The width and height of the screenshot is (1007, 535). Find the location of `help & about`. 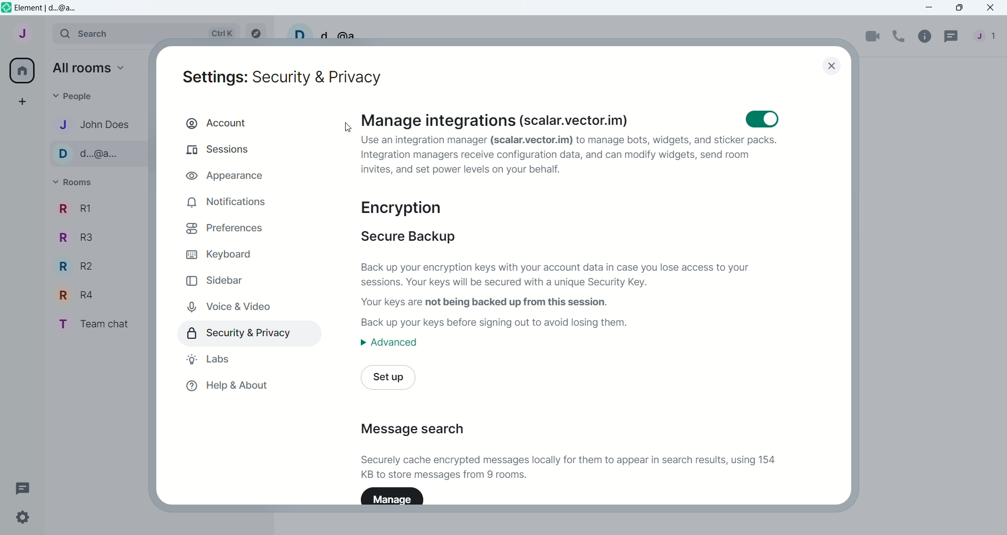

help & about is located at coordinates (229, 387).